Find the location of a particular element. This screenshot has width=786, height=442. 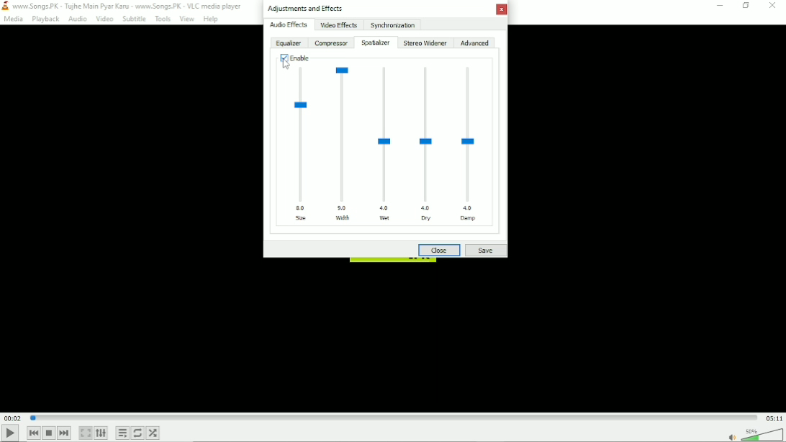

Dry is located at coordinates (428, 144).